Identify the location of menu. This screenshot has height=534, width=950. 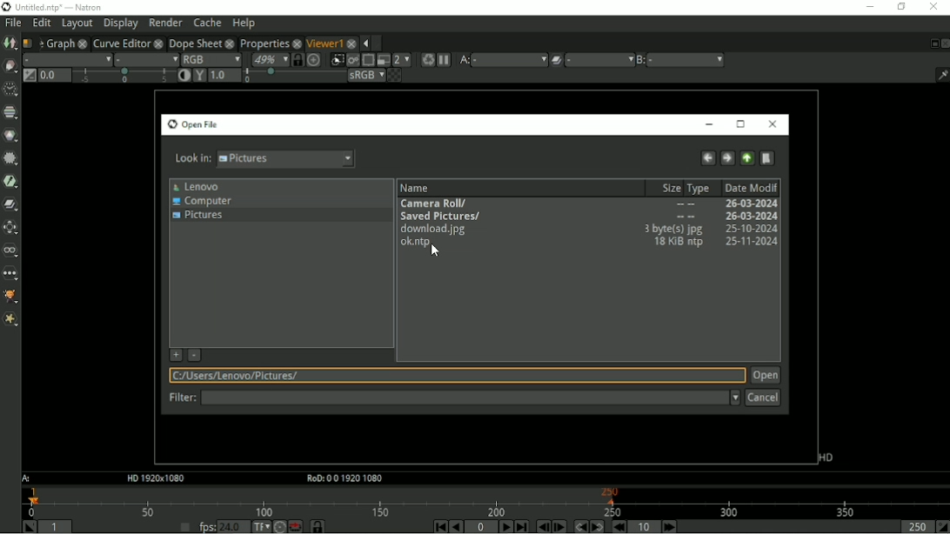
(599, 60).